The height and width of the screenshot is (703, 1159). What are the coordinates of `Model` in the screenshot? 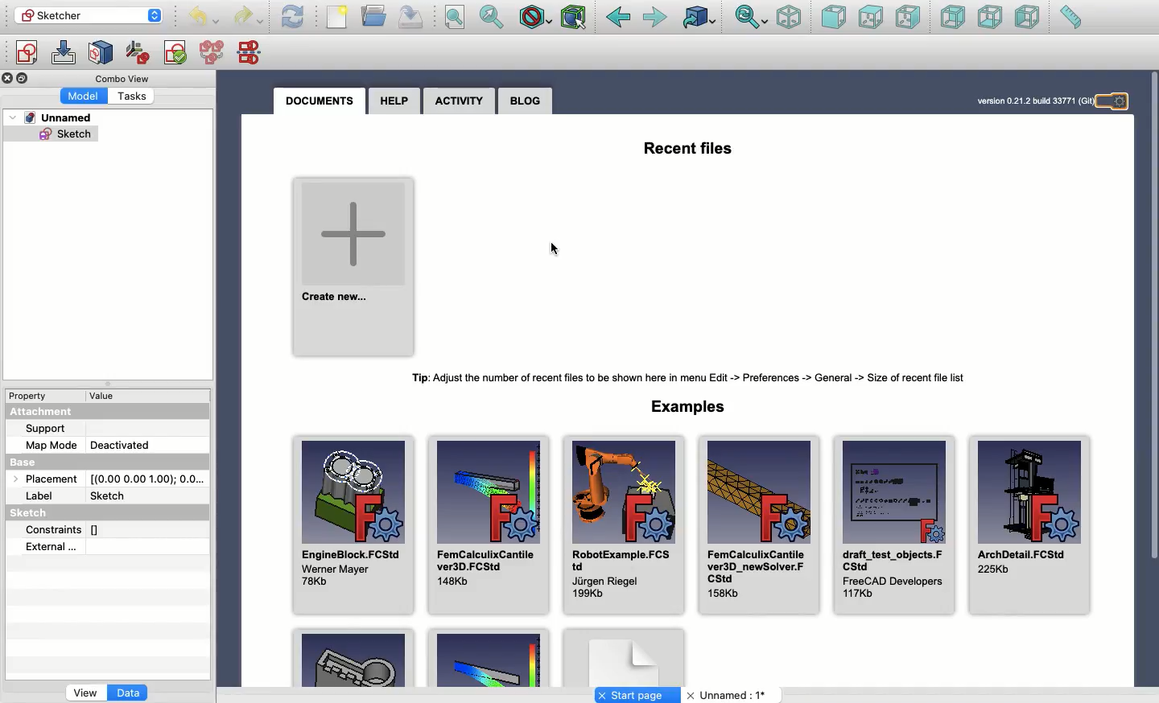 It's located at (85, 96).